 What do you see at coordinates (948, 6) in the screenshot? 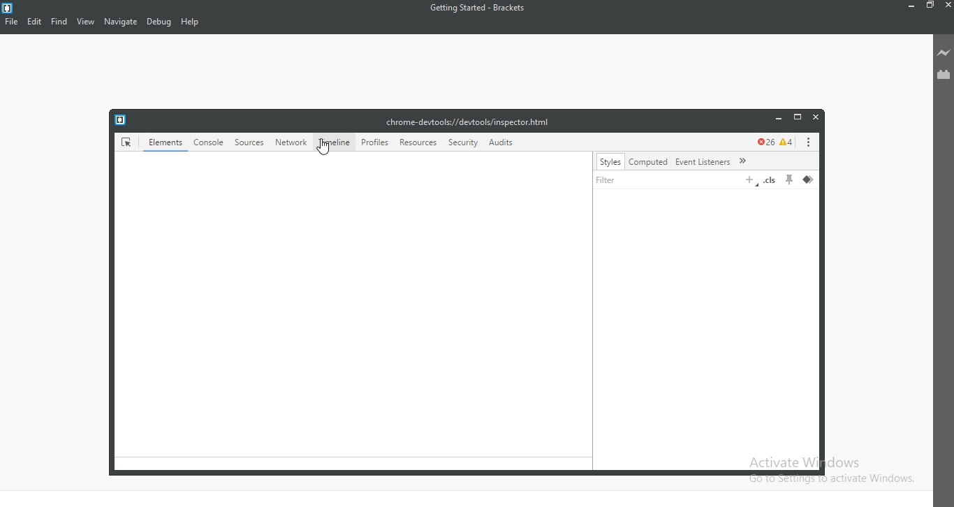
I see `Close` at bounding box center [948, 6].